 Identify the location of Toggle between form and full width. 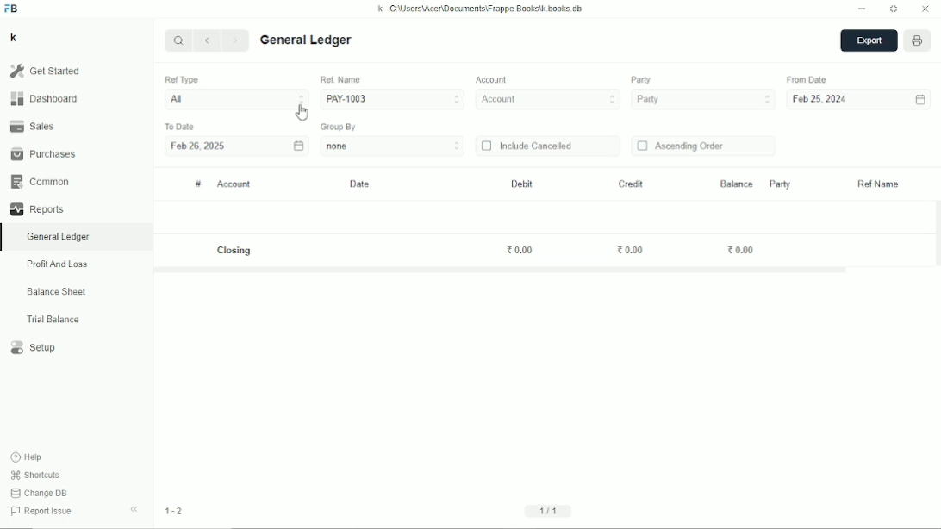
(894, 9).